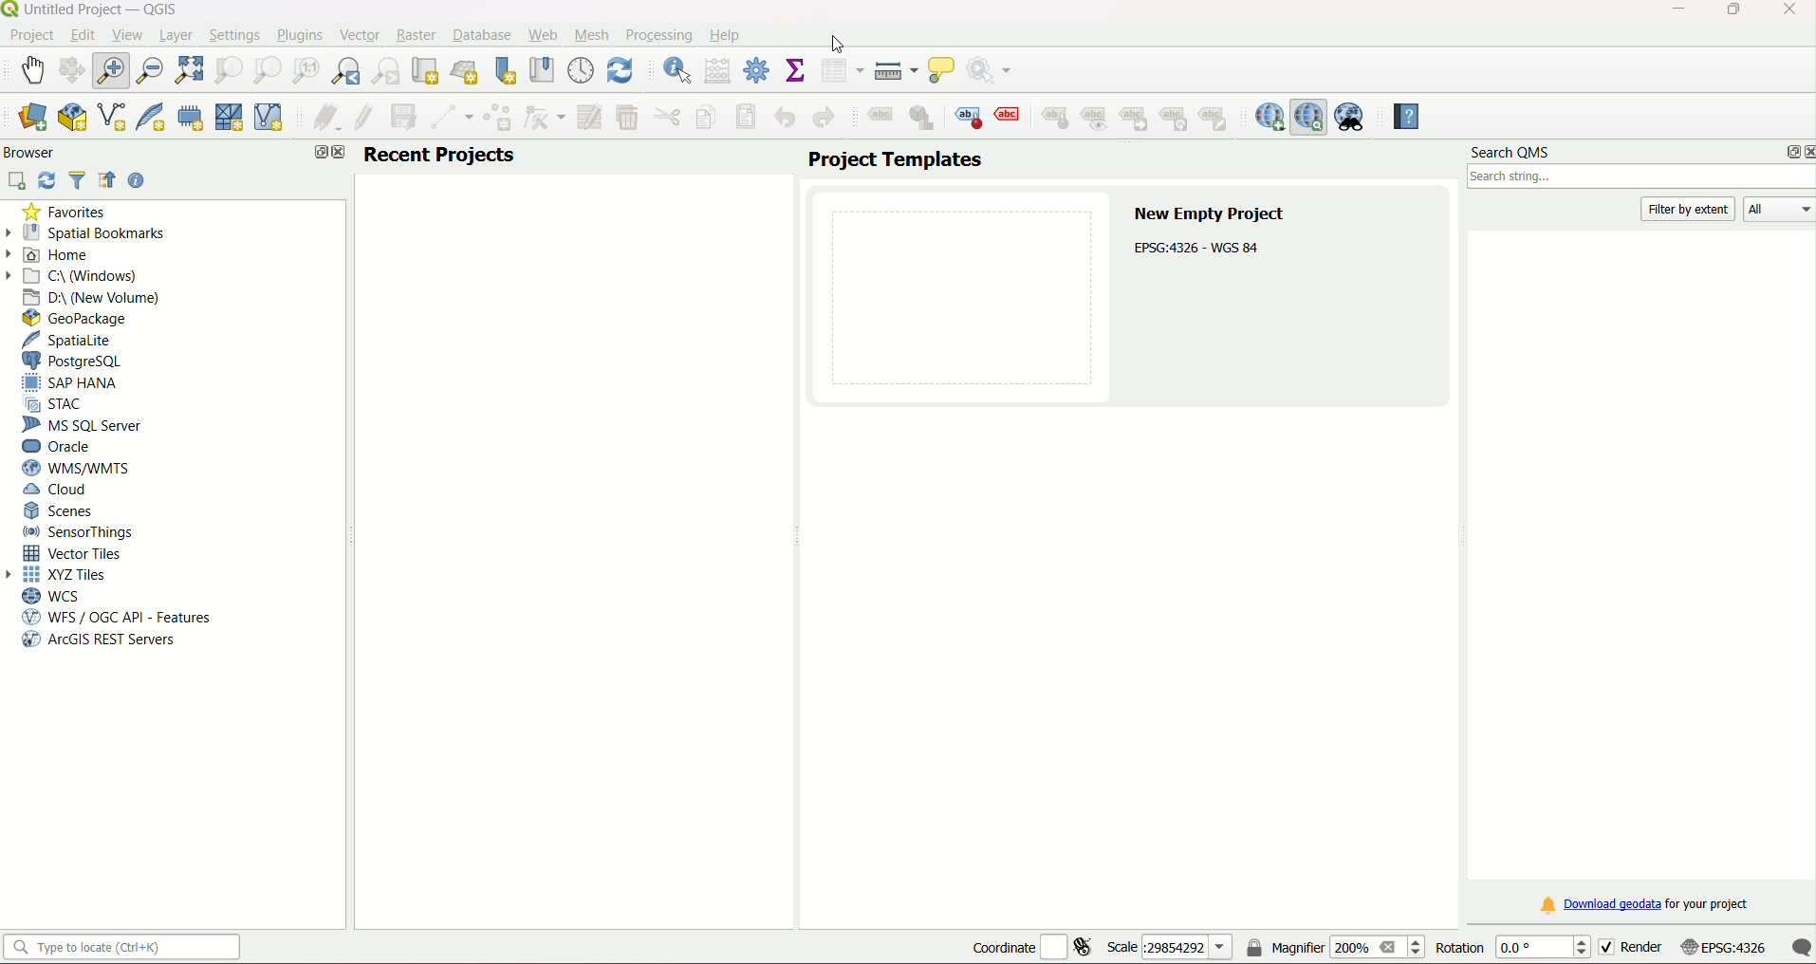 The height and width of the screenshot is (964, 1816). What do you see at coordinates (78, 361) in the screenshot?
I see `PostGre SQL` at bounding box center [78, 361].